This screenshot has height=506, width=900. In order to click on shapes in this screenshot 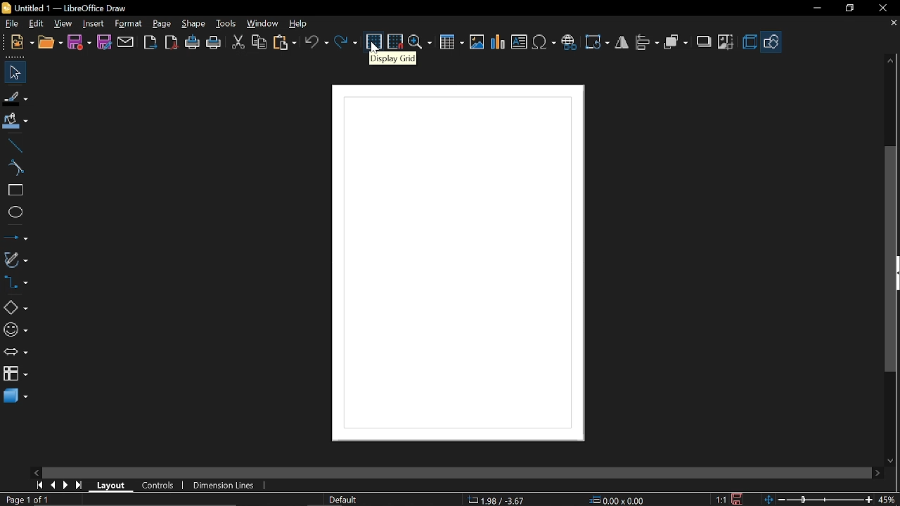, I will do `click(771, 42)`.